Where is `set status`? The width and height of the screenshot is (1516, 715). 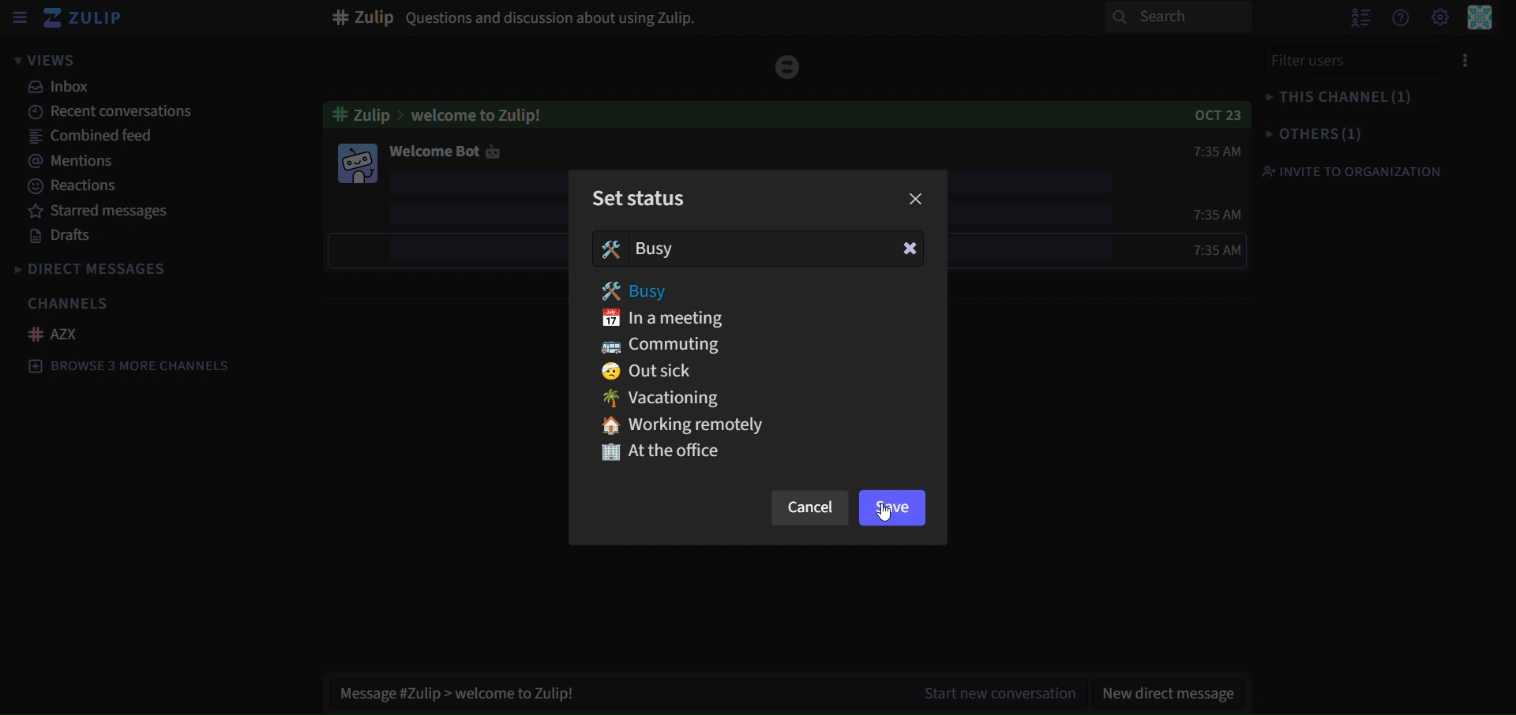
set status is located at coordinates (643, 197).